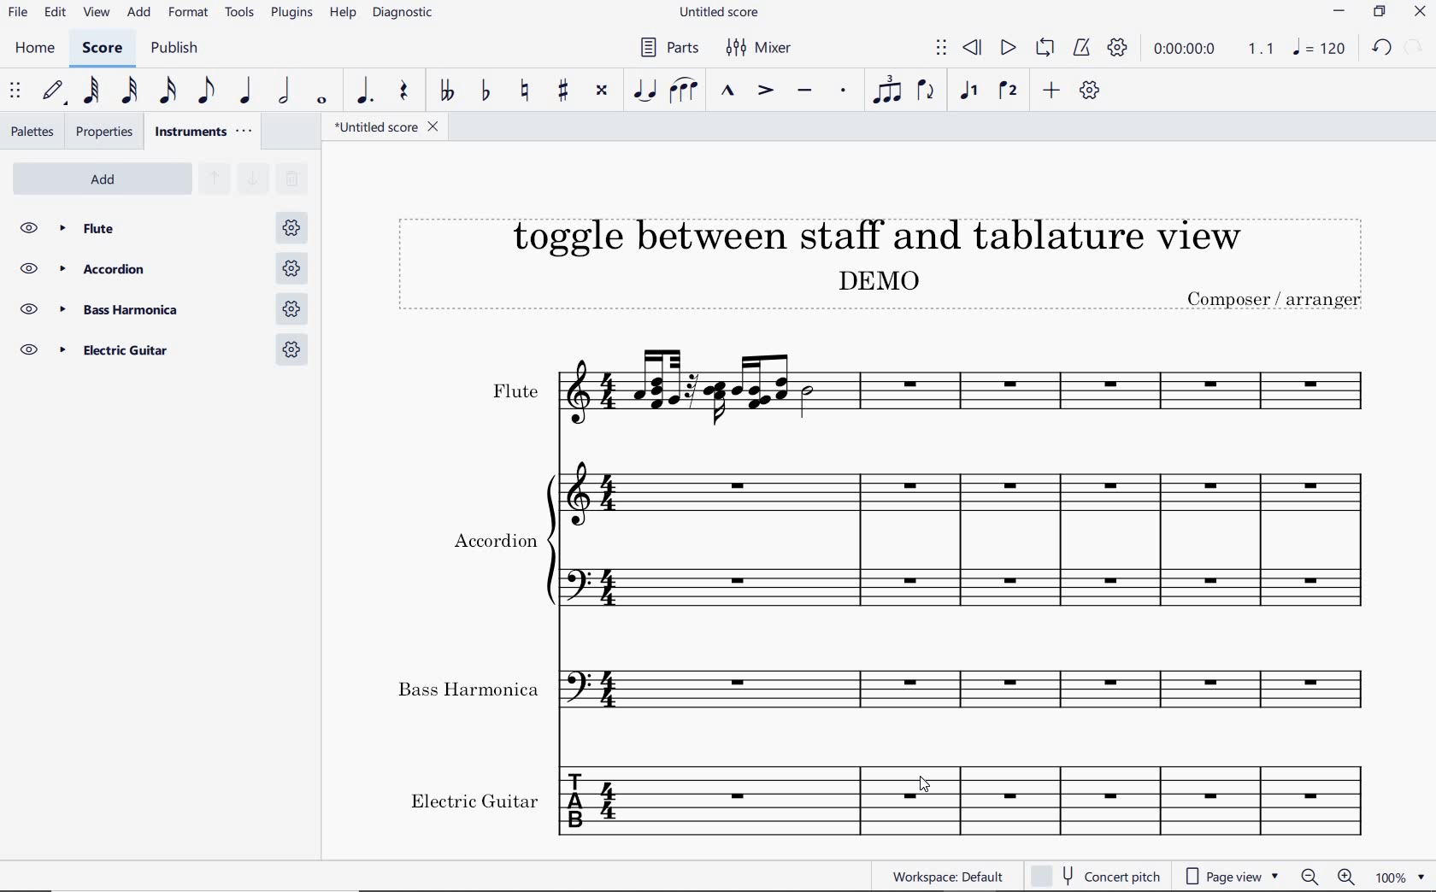 This screenshot has width=1436, height=892. I want to click on parts, so click(668, 48).